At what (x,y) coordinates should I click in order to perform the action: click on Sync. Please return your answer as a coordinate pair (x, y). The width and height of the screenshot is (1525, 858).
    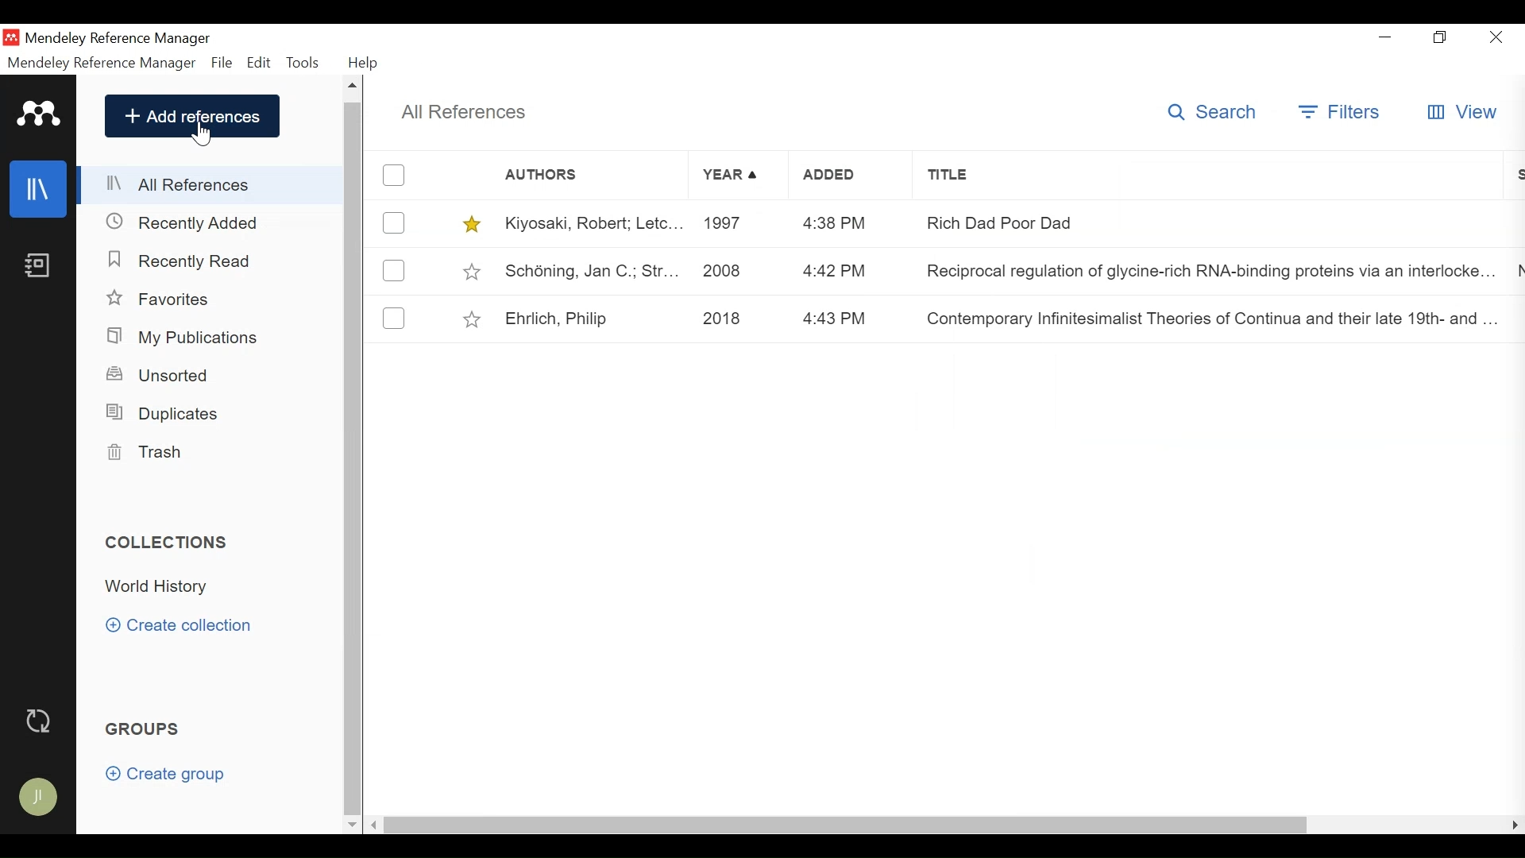
    Looking at the image, I should click on (41, 720).